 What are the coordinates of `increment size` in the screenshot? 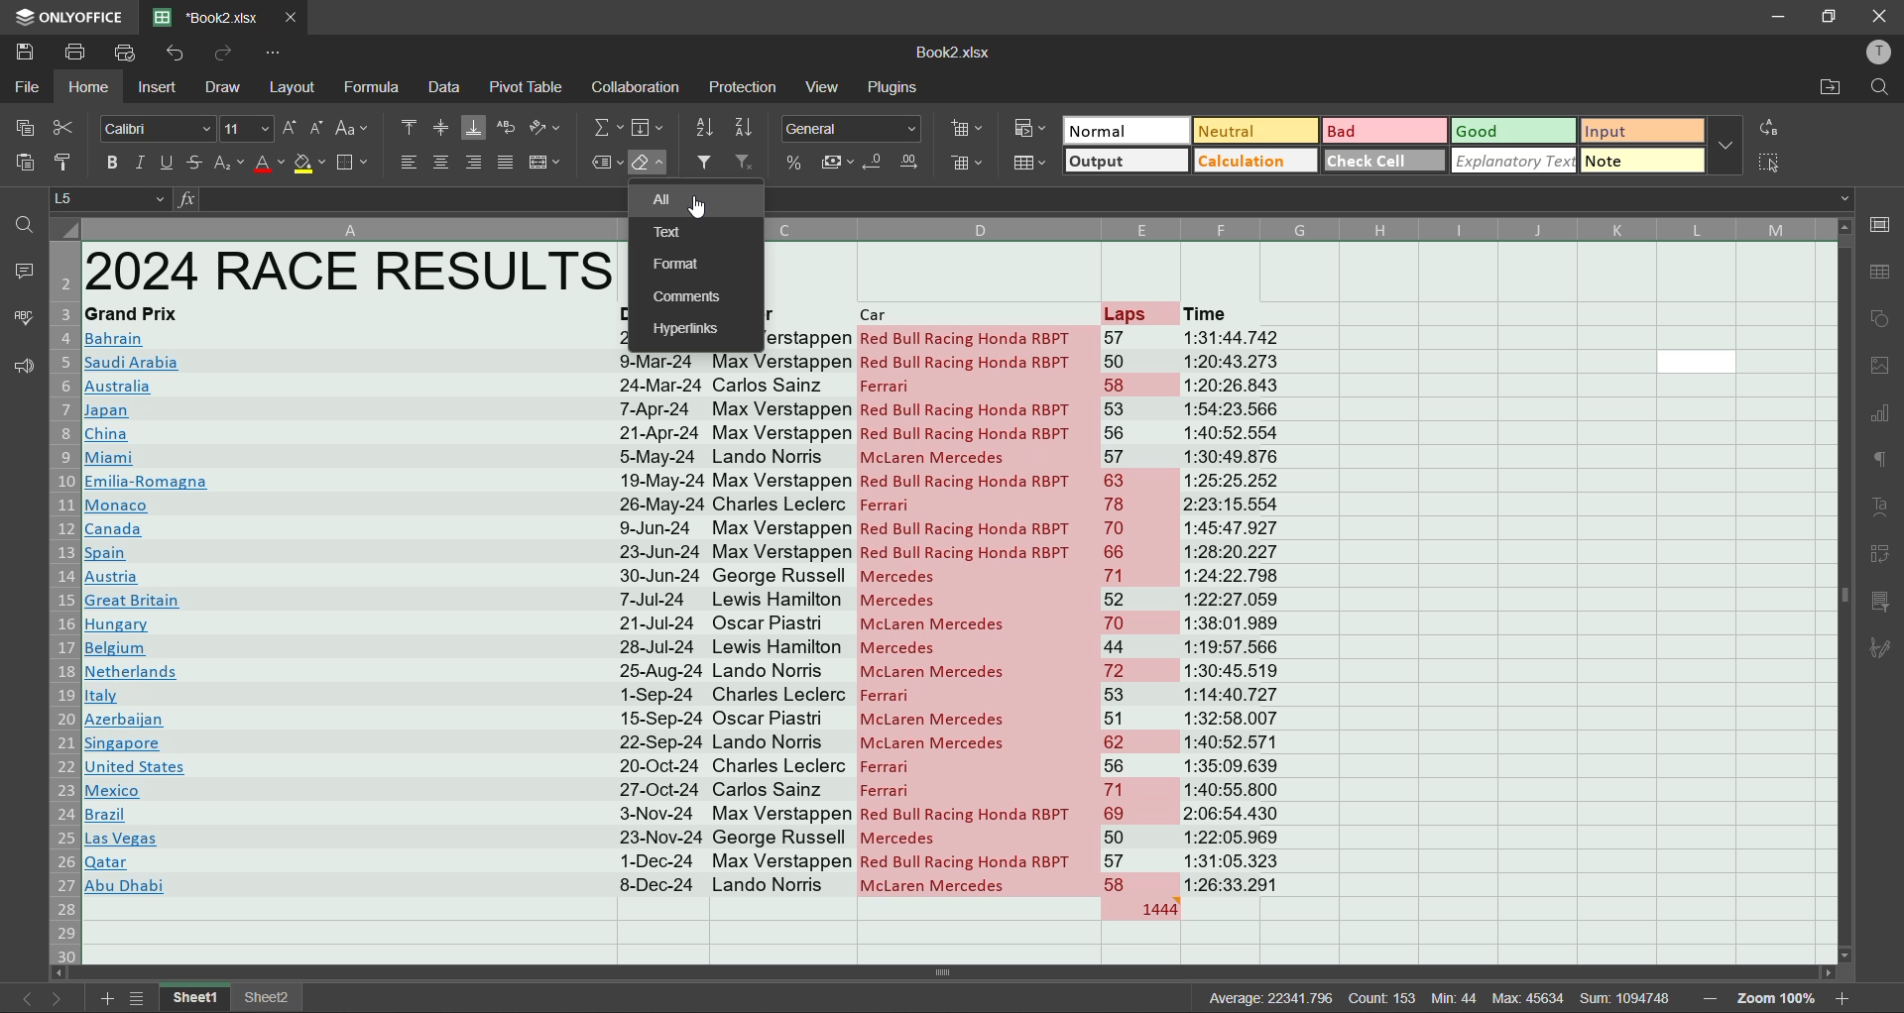 It's located at (292, 128).